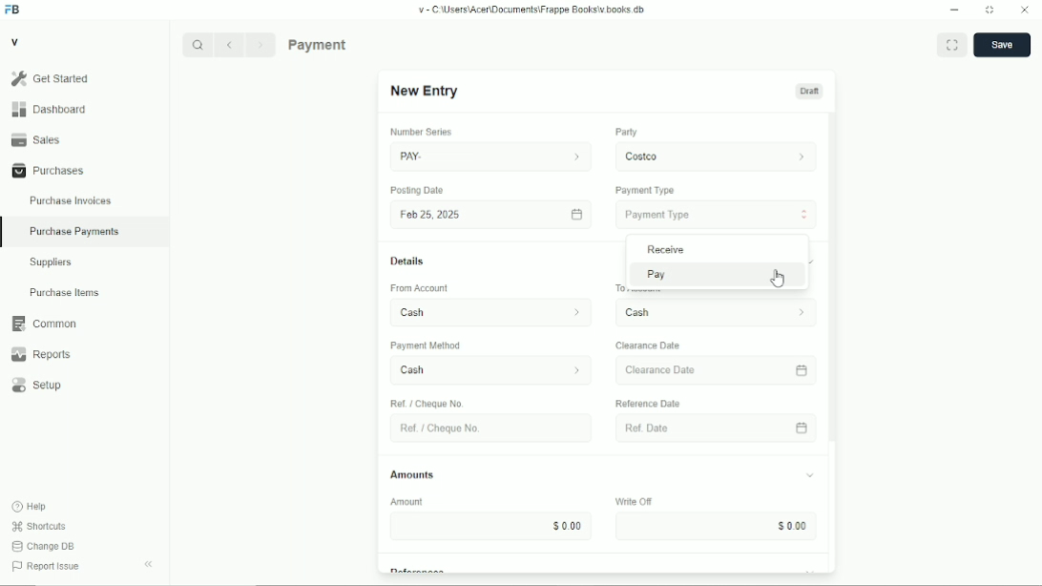  What do you see at coordinates (84, 139) in the screenshot?
I see `Sales` at bounding box center [84, 139].